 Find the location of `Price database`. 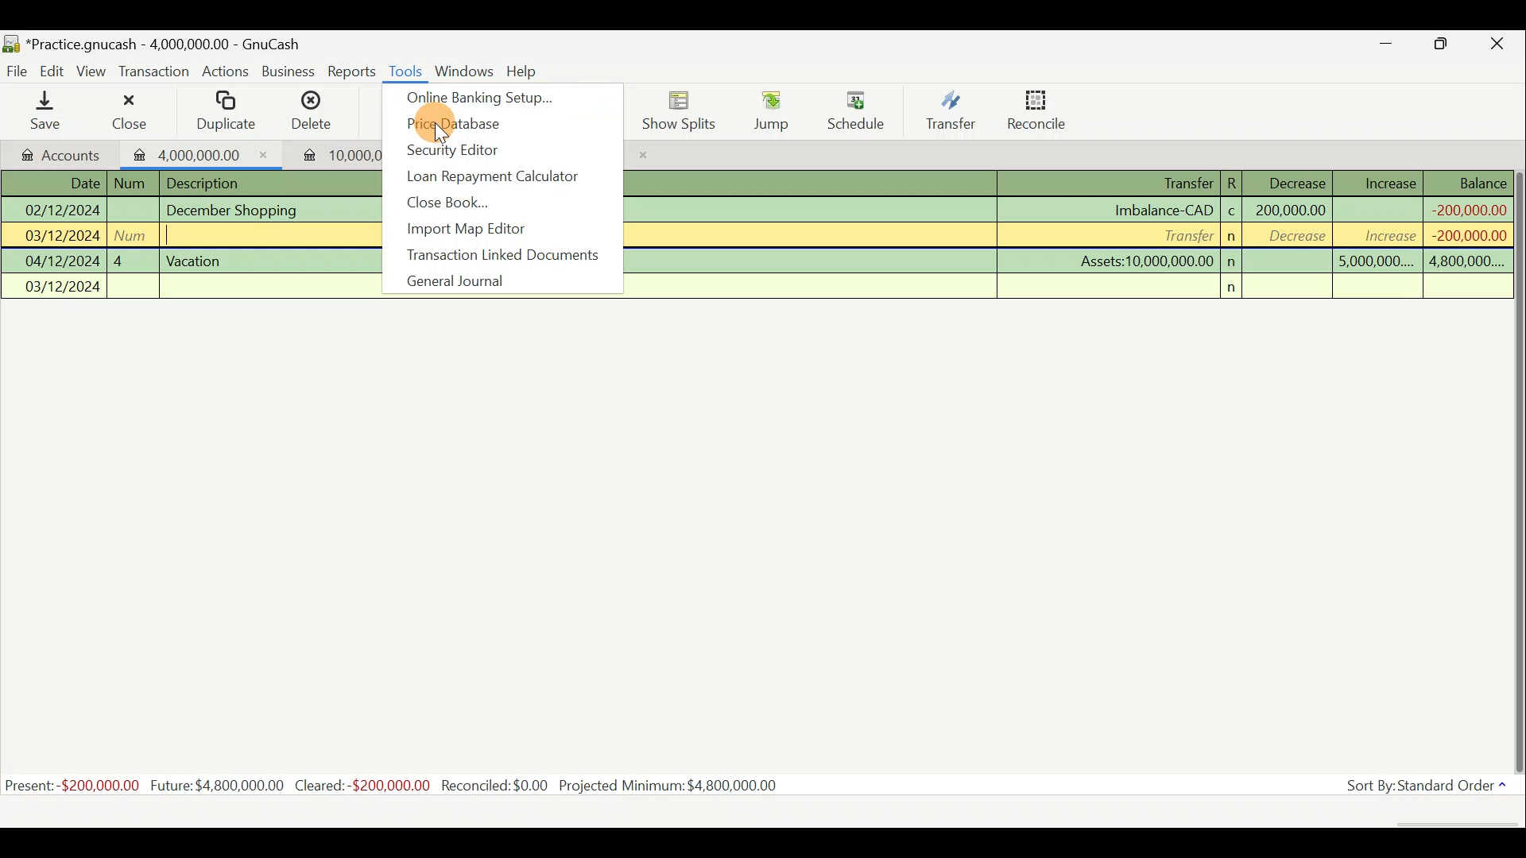

Price database is located at coordinates (473, 124).